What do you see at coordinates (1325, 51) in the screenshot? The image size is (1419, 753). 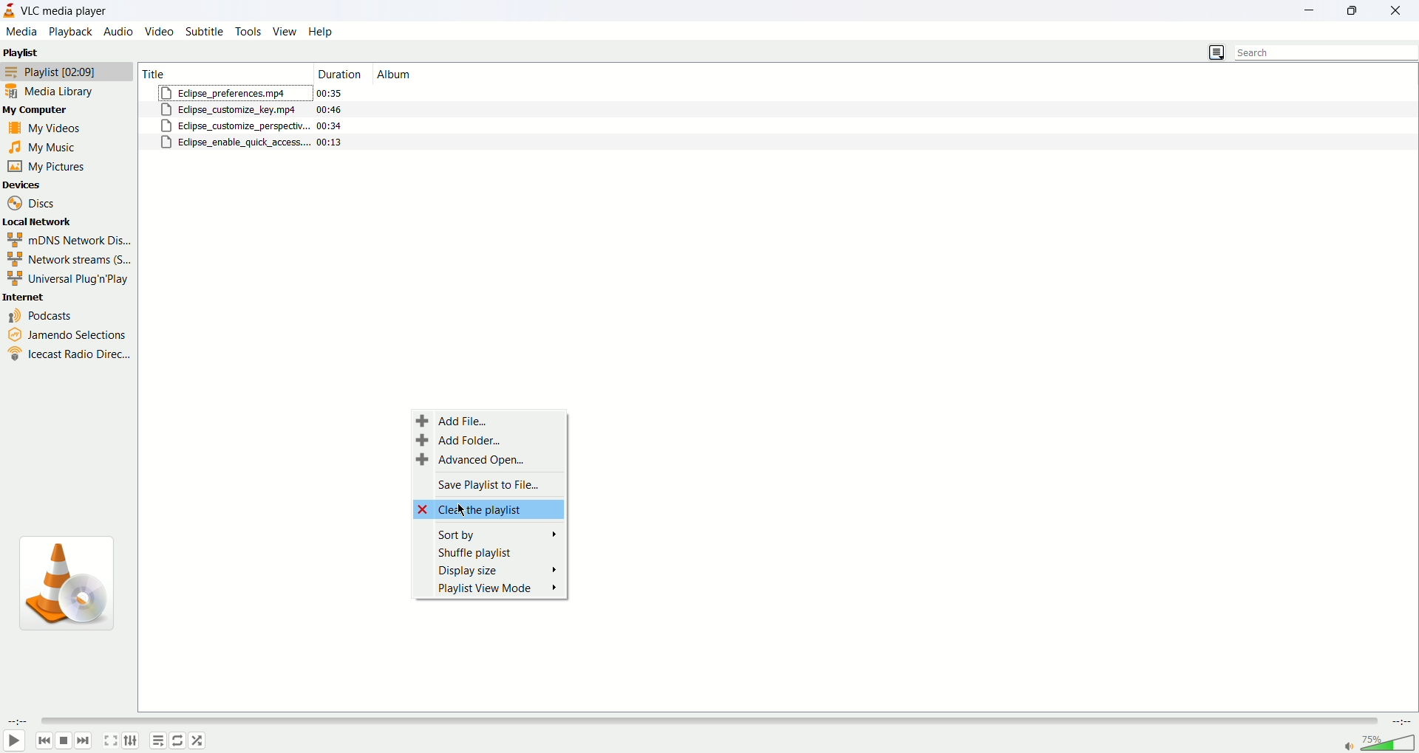 I see `search bar` at bounding box center [1325, 51].